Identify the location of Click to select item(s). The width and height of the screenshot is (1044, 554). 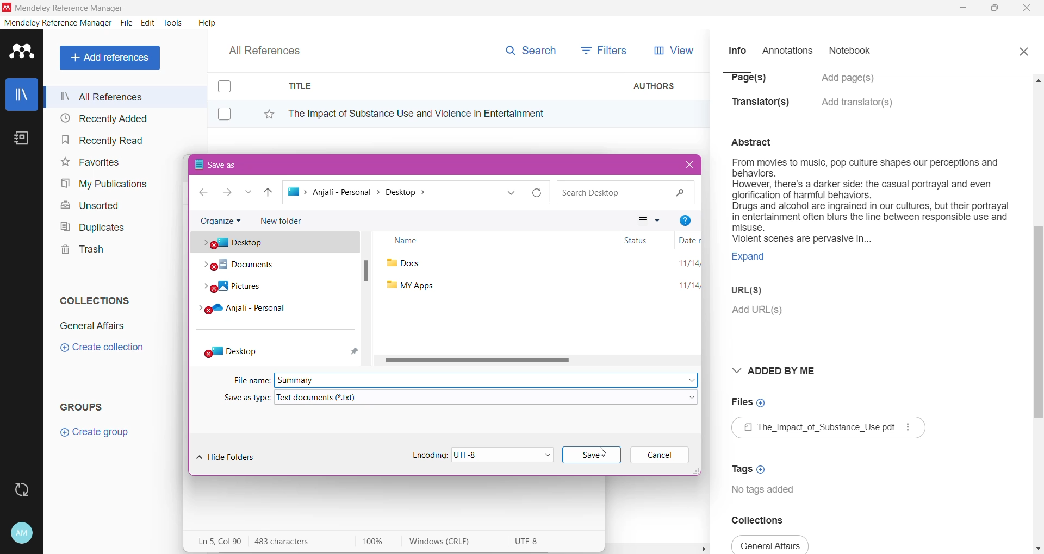
(230, 99).